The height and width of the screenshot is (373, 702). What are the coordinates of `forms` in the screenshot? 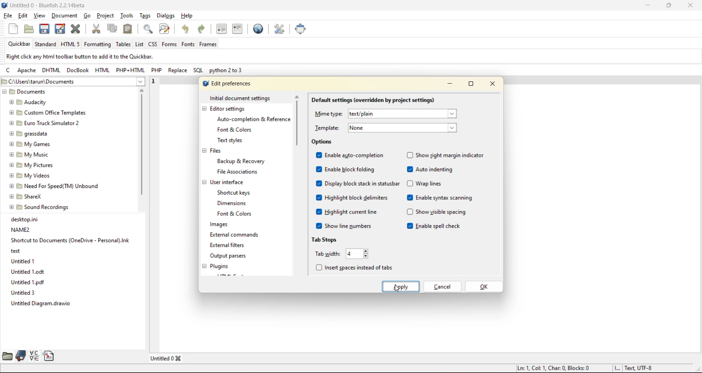 It's located at (169, 44).